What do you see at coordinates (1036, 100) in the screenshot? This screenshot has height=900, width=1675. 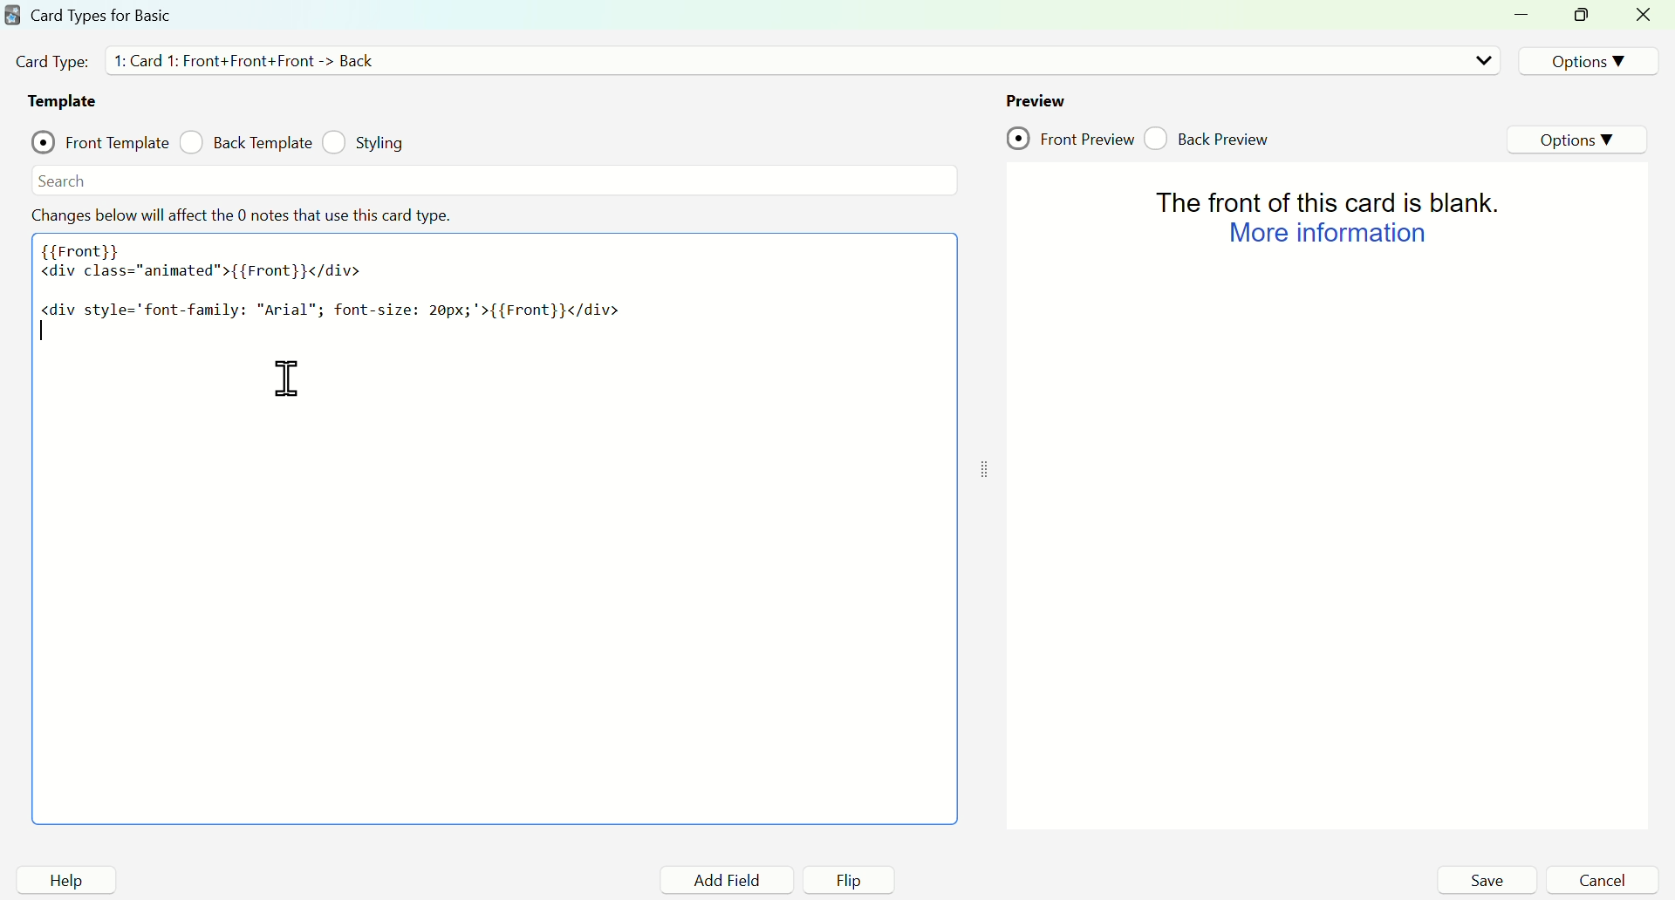 I see `Preview` at bounding box center [1036, 100].